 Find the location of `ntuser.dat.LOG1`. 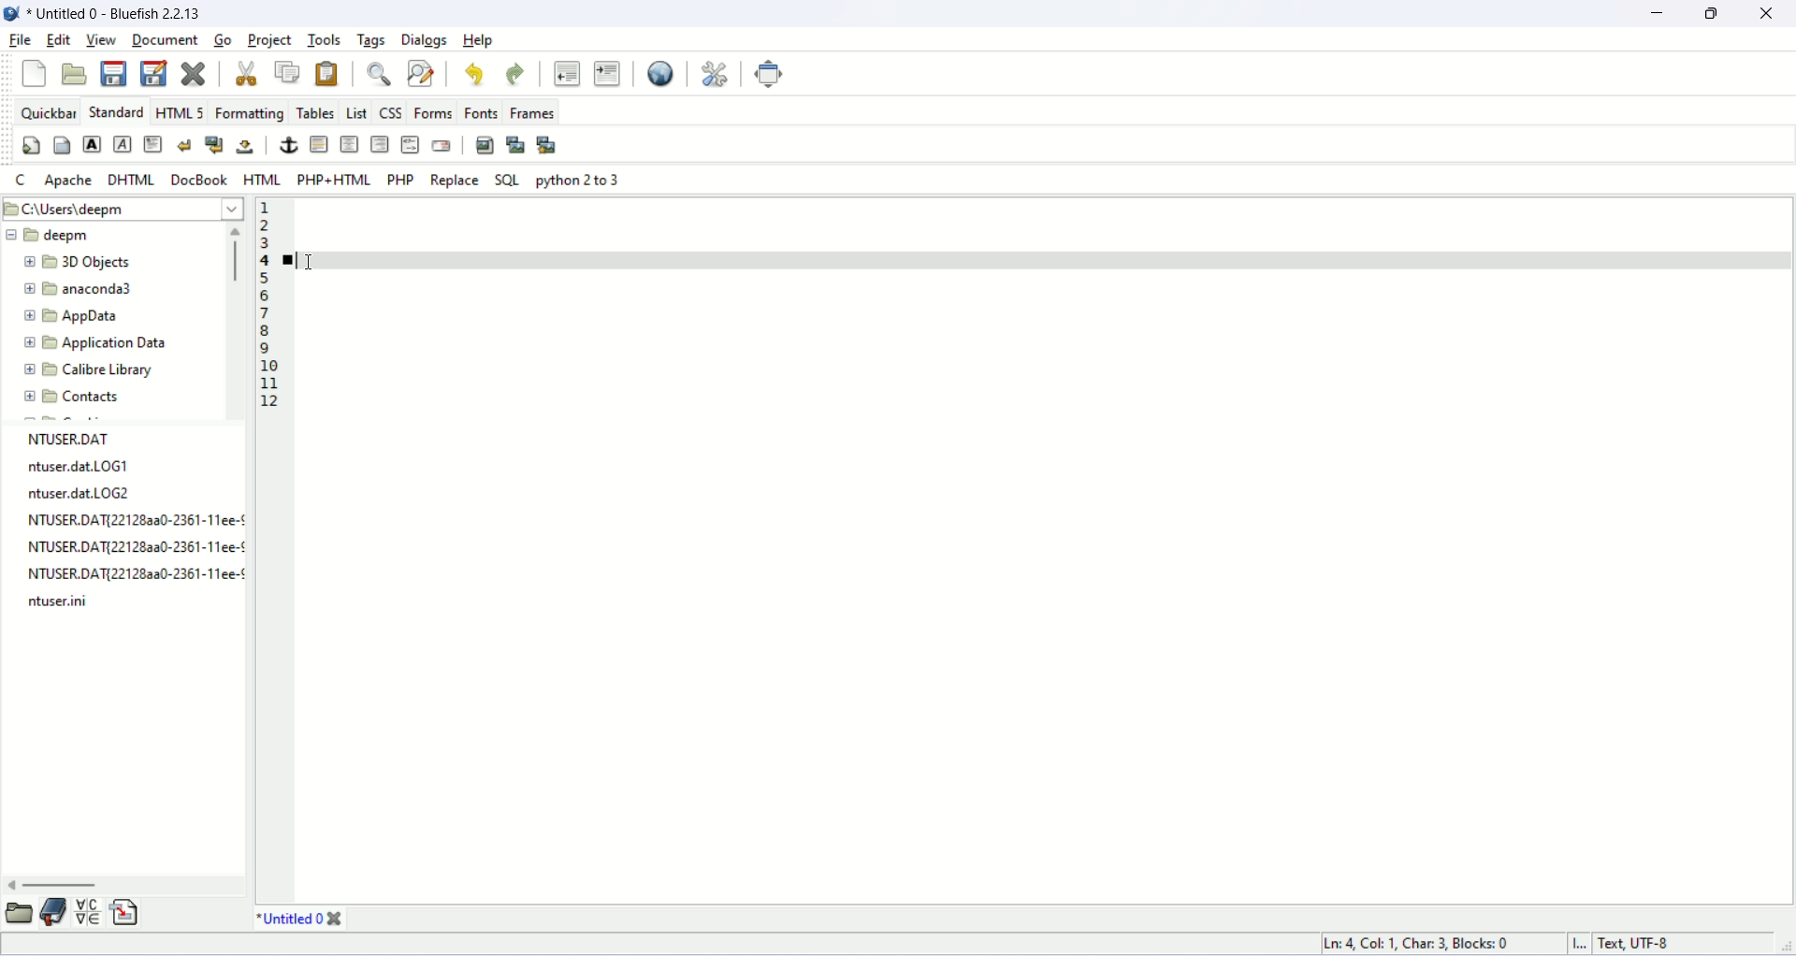

ntuser.dat.LOG1 is located at coordinates (80, 466).